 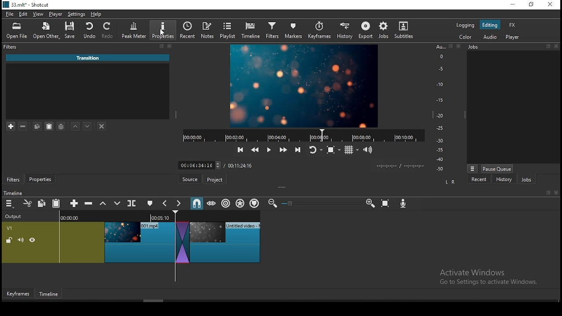 What do you see at coordinates (14, 193) in the screenshot?
I see `timeline` at bounding box center [14, 193].